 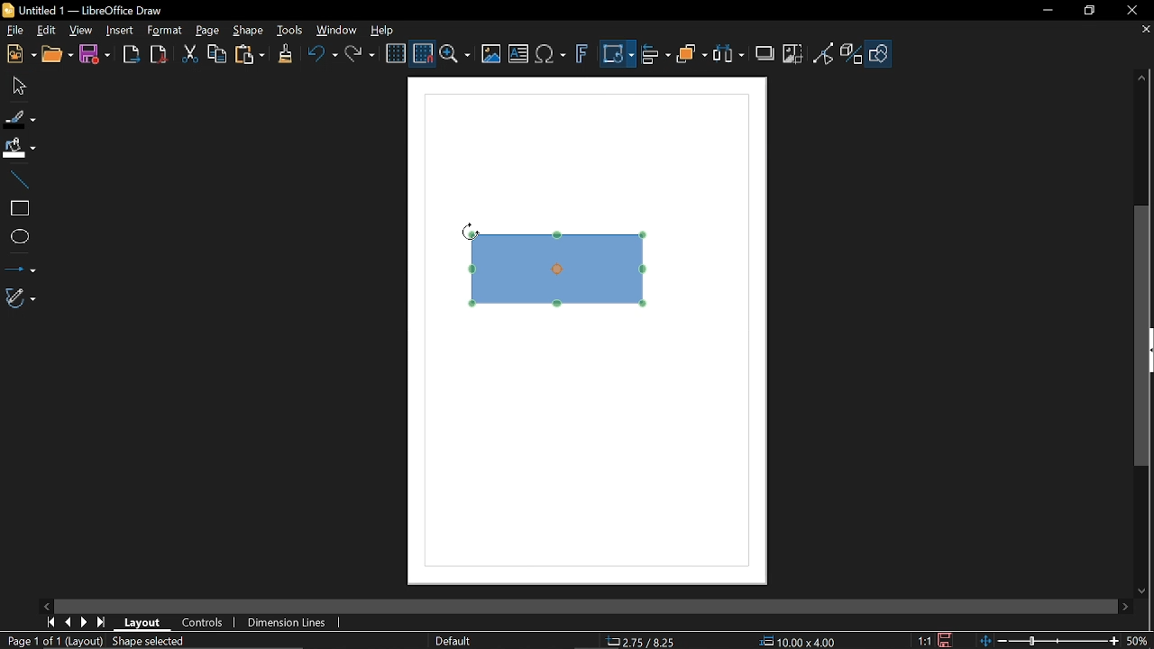 I want to click on line color, so click(x=19, y=115).